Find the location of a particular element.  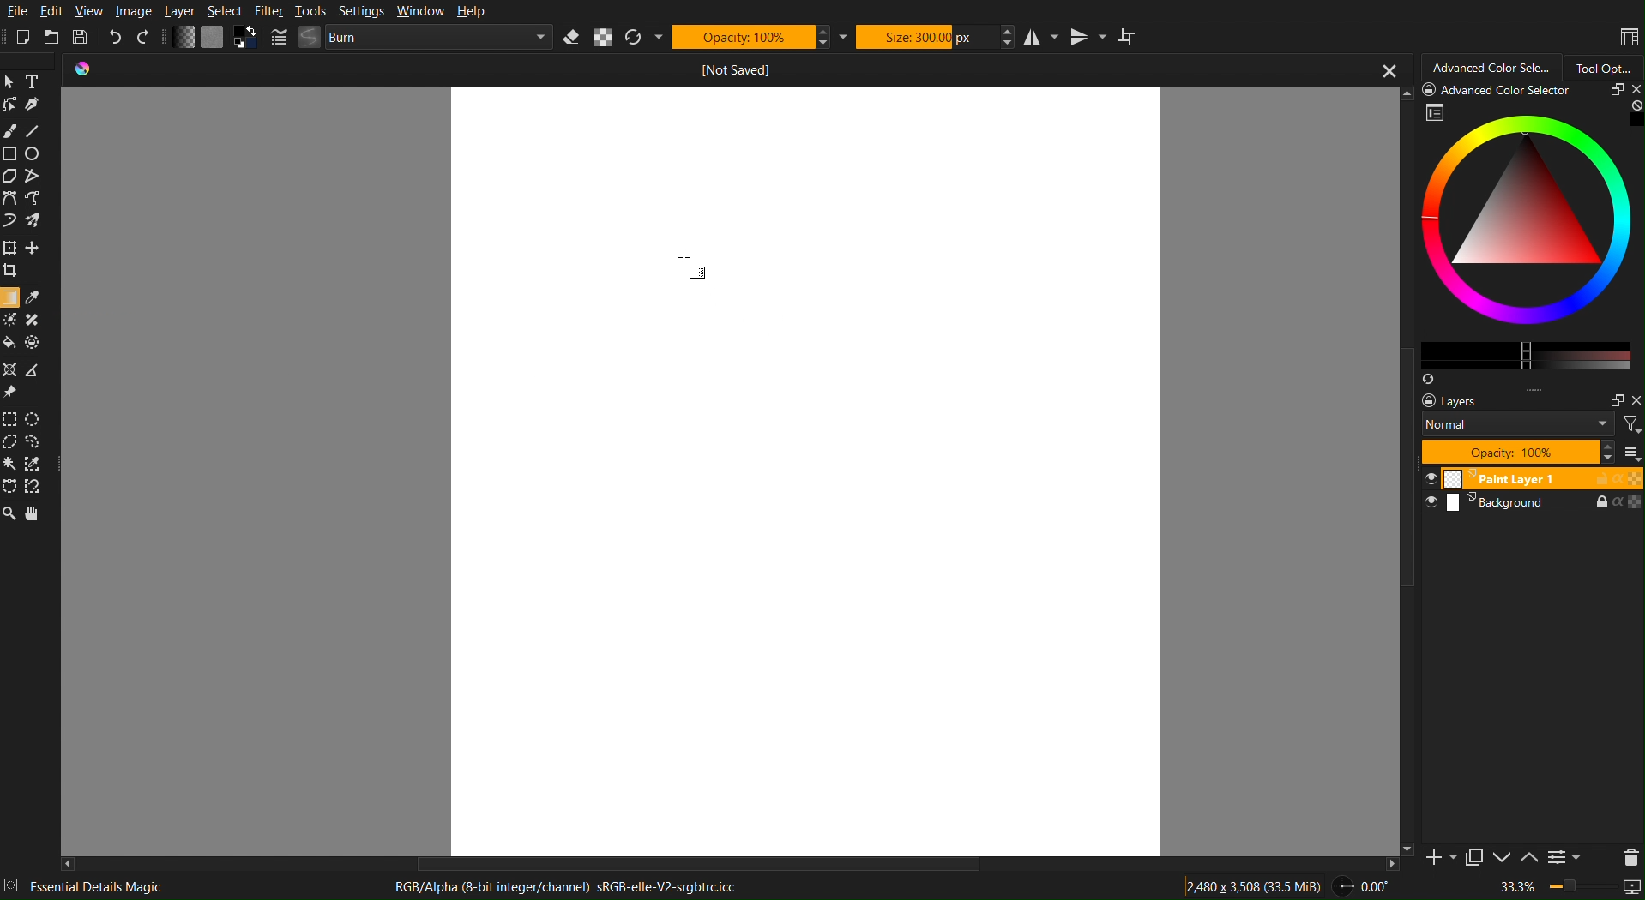

Edit is located at coordinates (53, 12).